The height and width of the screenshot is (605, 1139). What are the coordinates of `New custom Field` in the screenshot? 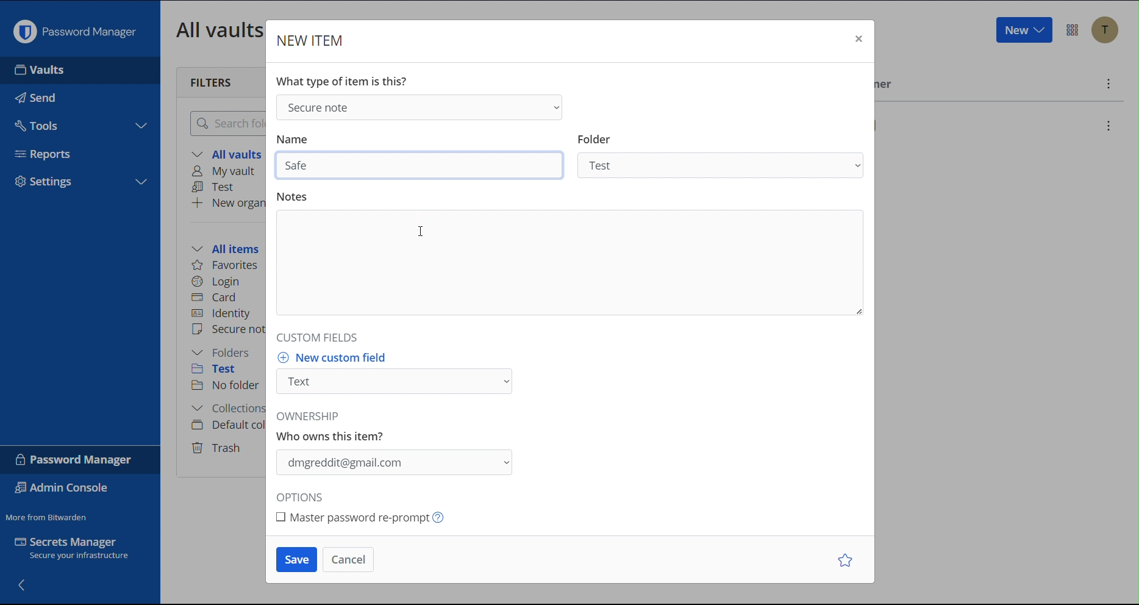 It's located at (395, 382).